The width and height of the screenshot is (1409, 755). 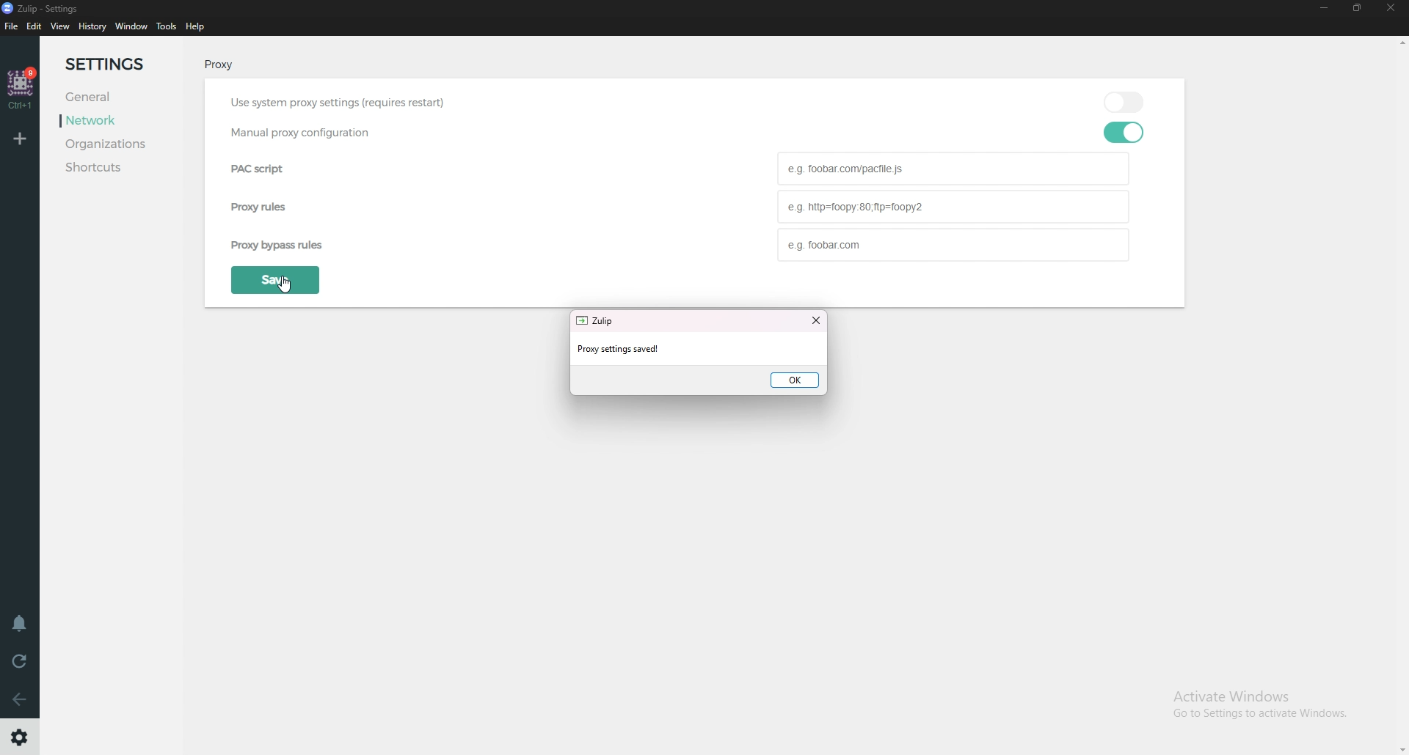 I want to click on ok, so click(x=795, y=380).